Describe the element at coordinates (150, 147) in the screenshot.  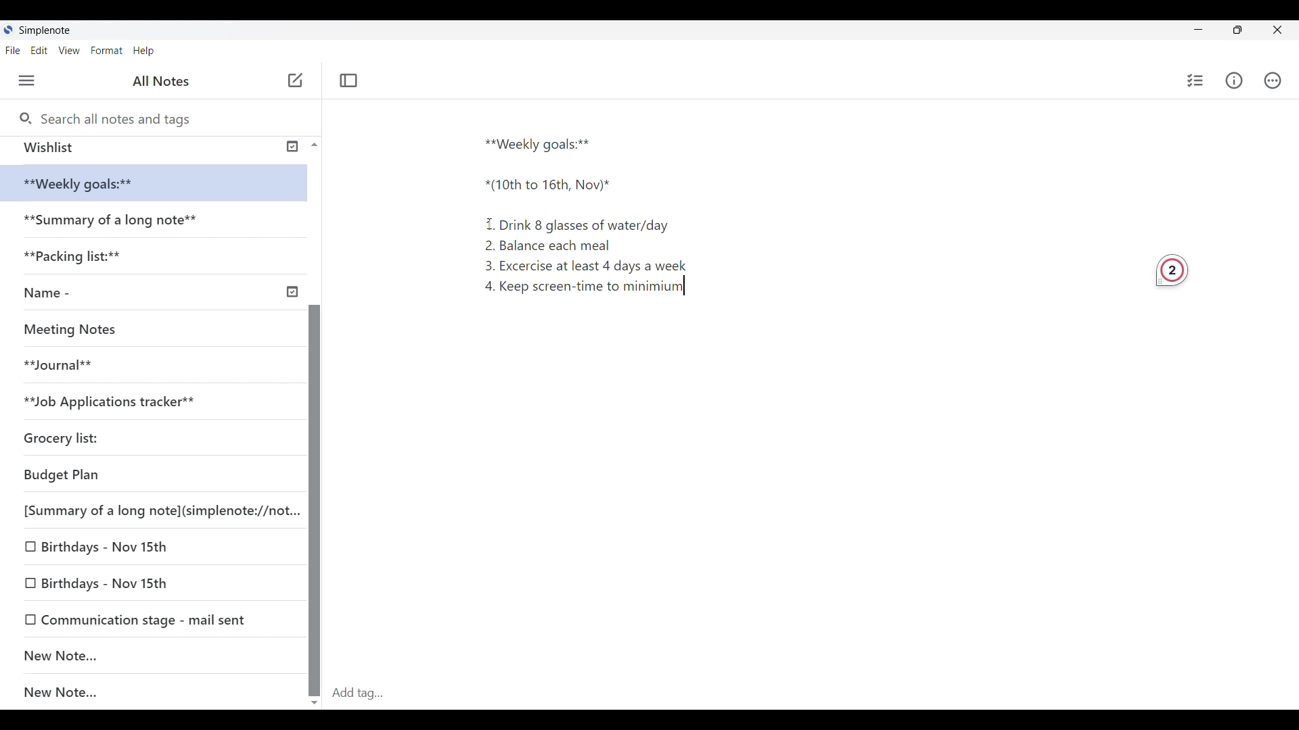
I see `Wishlist` at that location.